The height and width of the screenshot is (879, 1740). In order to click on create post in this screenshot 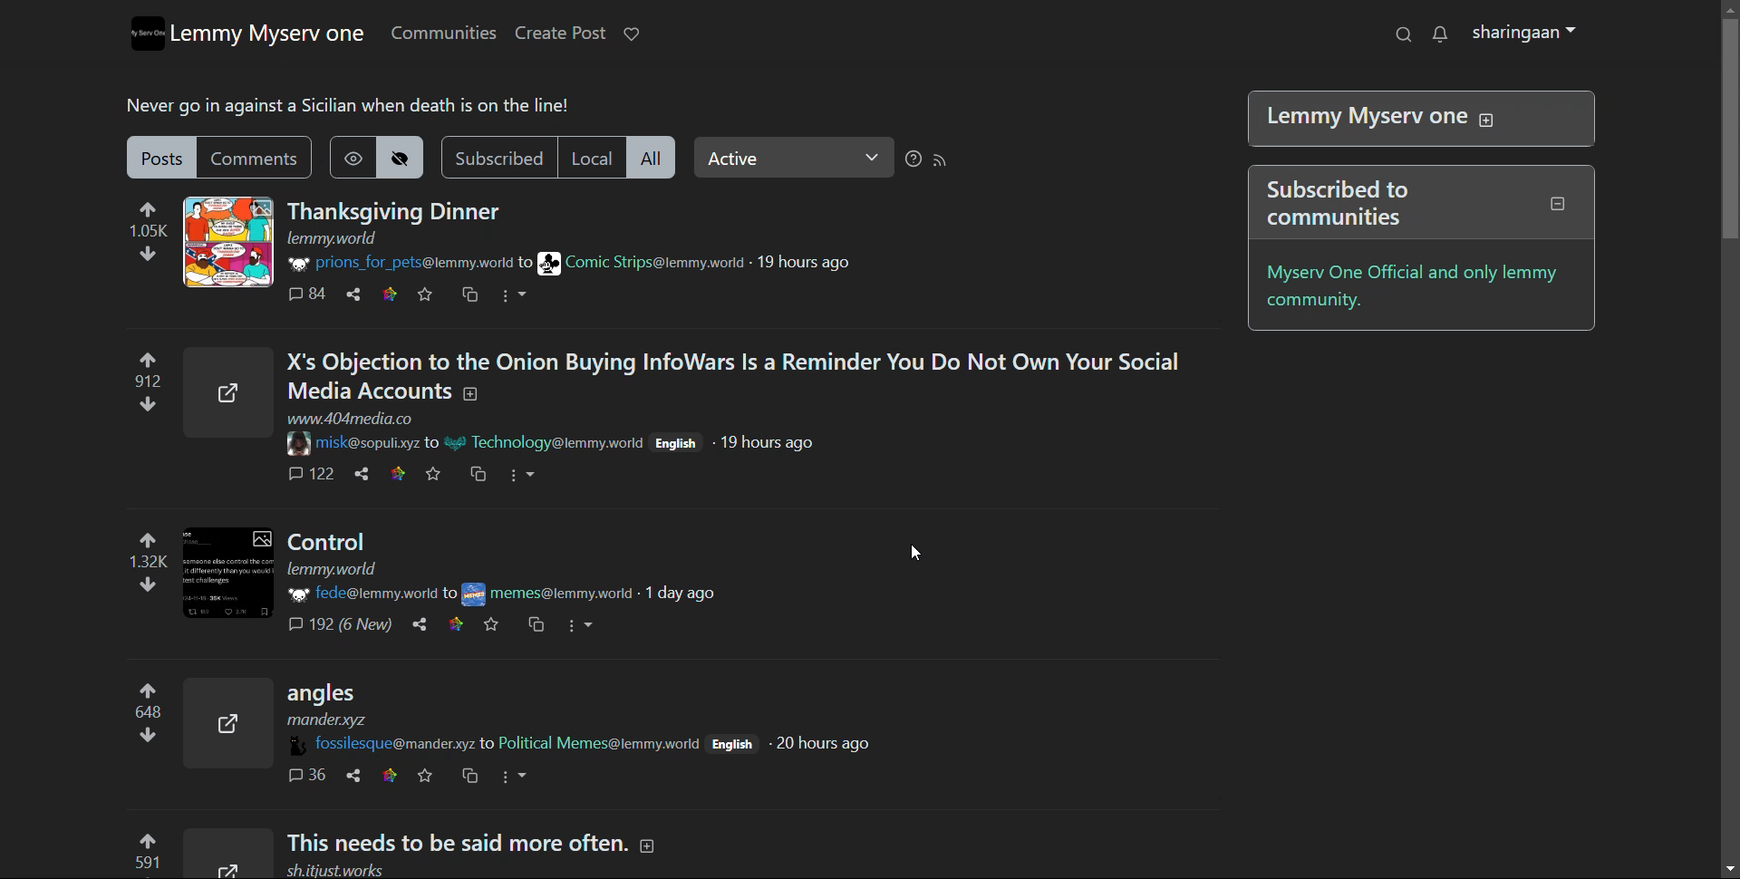, I will do `click(562, 33)`.